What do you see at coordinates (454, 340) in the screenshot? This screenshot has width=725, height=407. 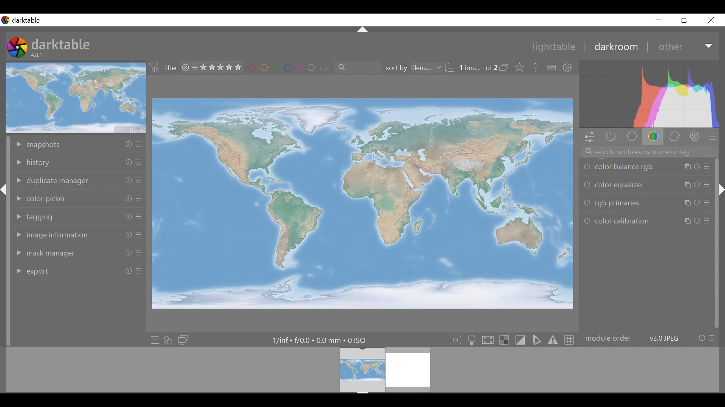 I see `toggle focus-peaking mode` at bounding box center [454, 340].